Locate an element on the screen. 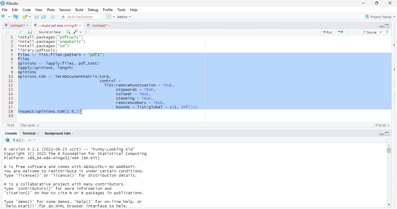  project (none) is located at coordinates (378, 17).